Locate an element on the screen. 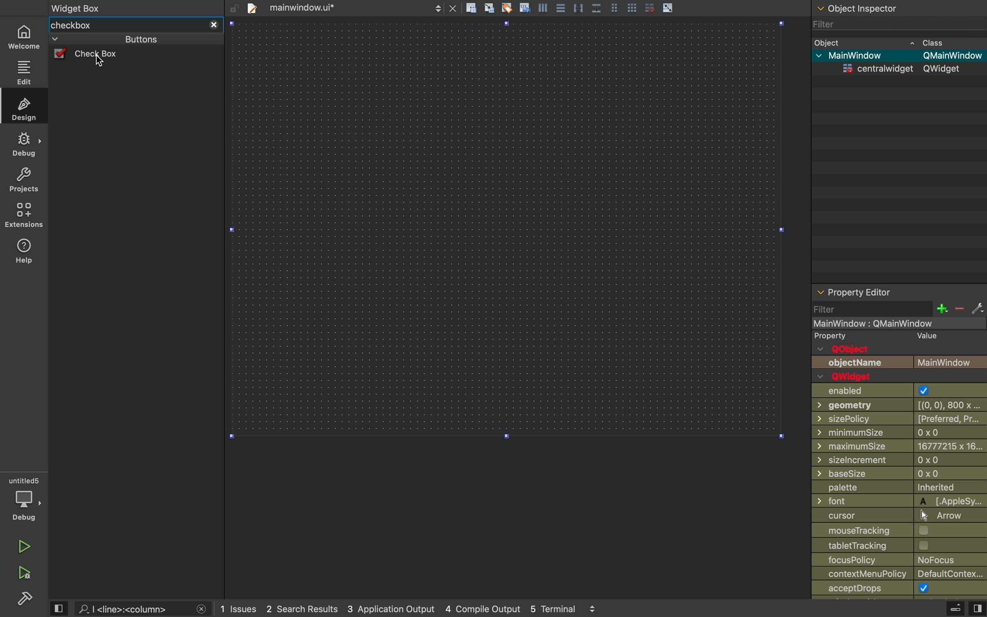 This screenshot has height=617, width=987. maximum size  is located at coordinates (899, 446).